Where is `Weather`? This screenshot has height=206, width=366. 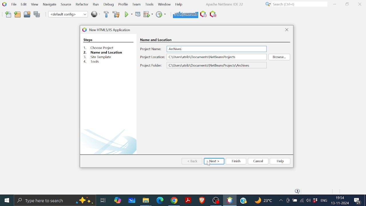
Weather is located at coordinates (264, 201).